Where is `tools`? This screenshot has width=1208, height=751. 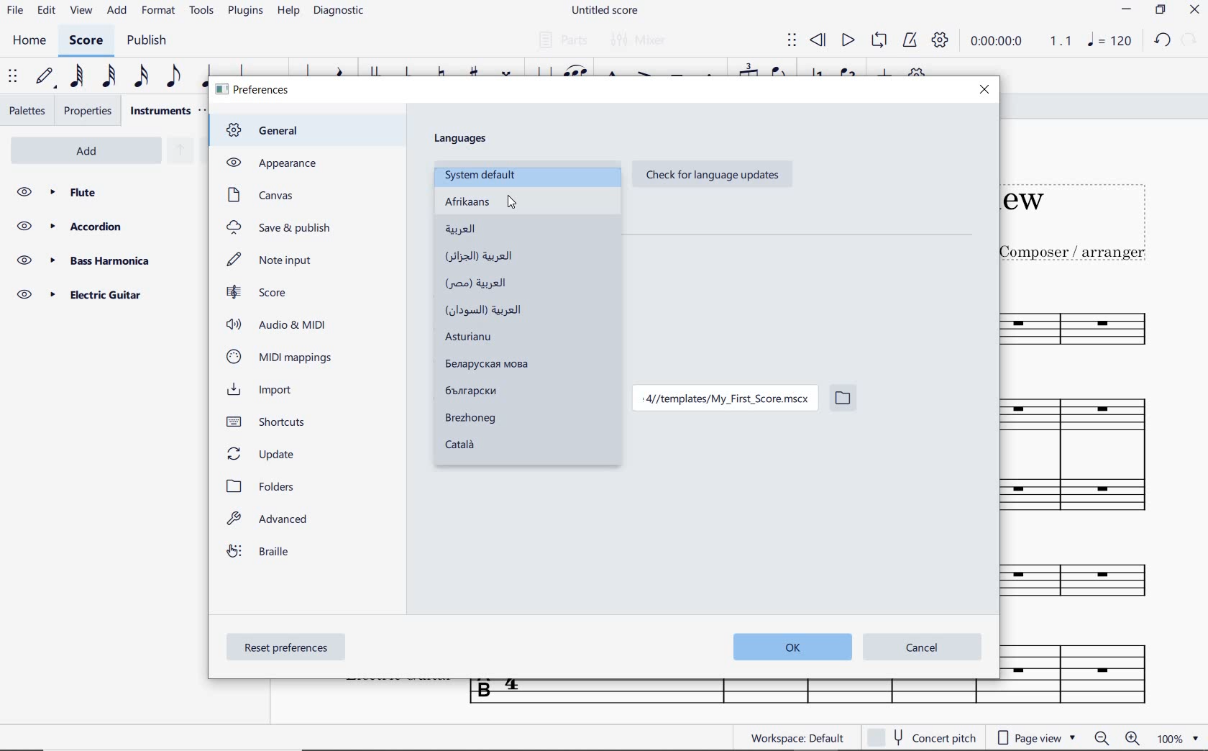 tools is located at coordinates (204, 14).